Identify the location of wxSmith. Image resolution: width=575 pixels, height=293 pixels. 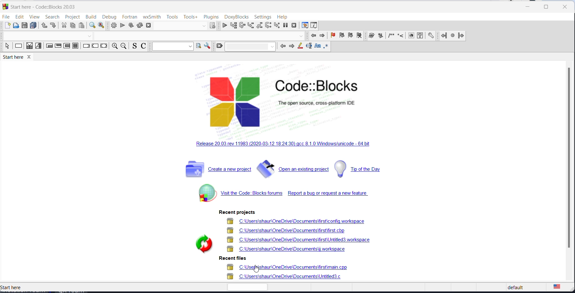
(153, 17).